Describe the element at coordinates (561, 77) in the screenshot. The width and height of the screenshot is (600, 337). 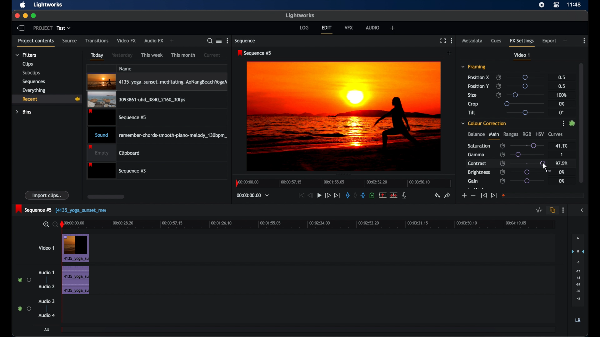
I see `0.5` at that location.